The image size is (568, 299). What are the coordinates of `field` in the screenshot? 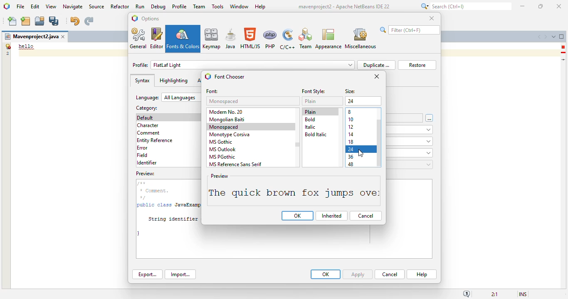 It's located at (142, 155).